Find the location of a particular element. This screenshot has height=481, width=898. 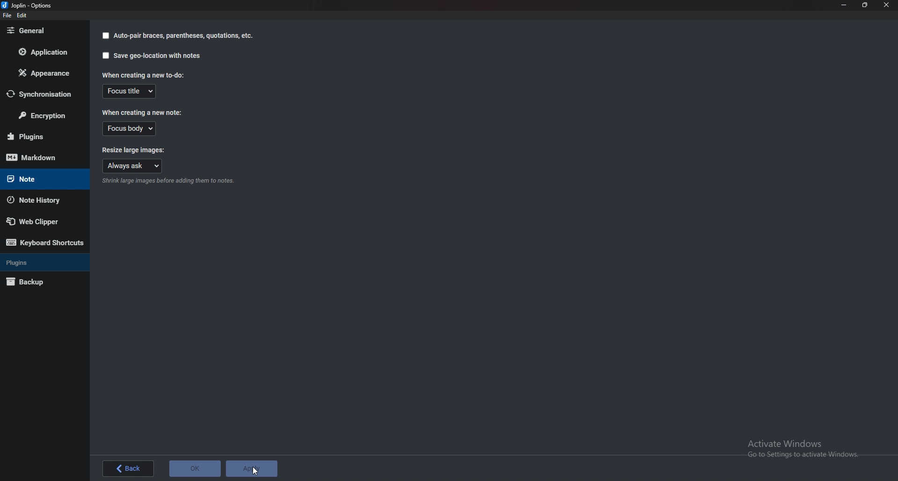

When creating a new note is located at coordinates (141, 113).